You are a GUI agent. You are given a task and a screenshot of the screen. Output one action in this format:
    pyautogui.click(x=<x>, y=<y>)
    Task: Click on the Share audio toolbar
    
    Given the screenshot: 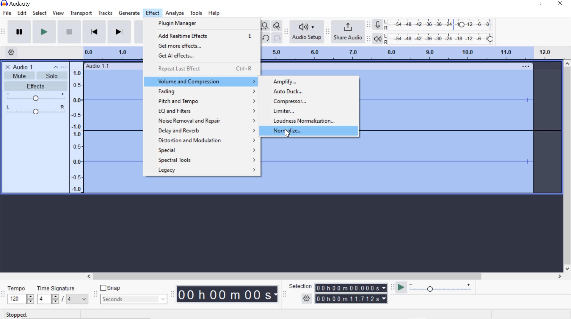 What is the action you would take?
    pyautogui.click(x=327, y=31)
    